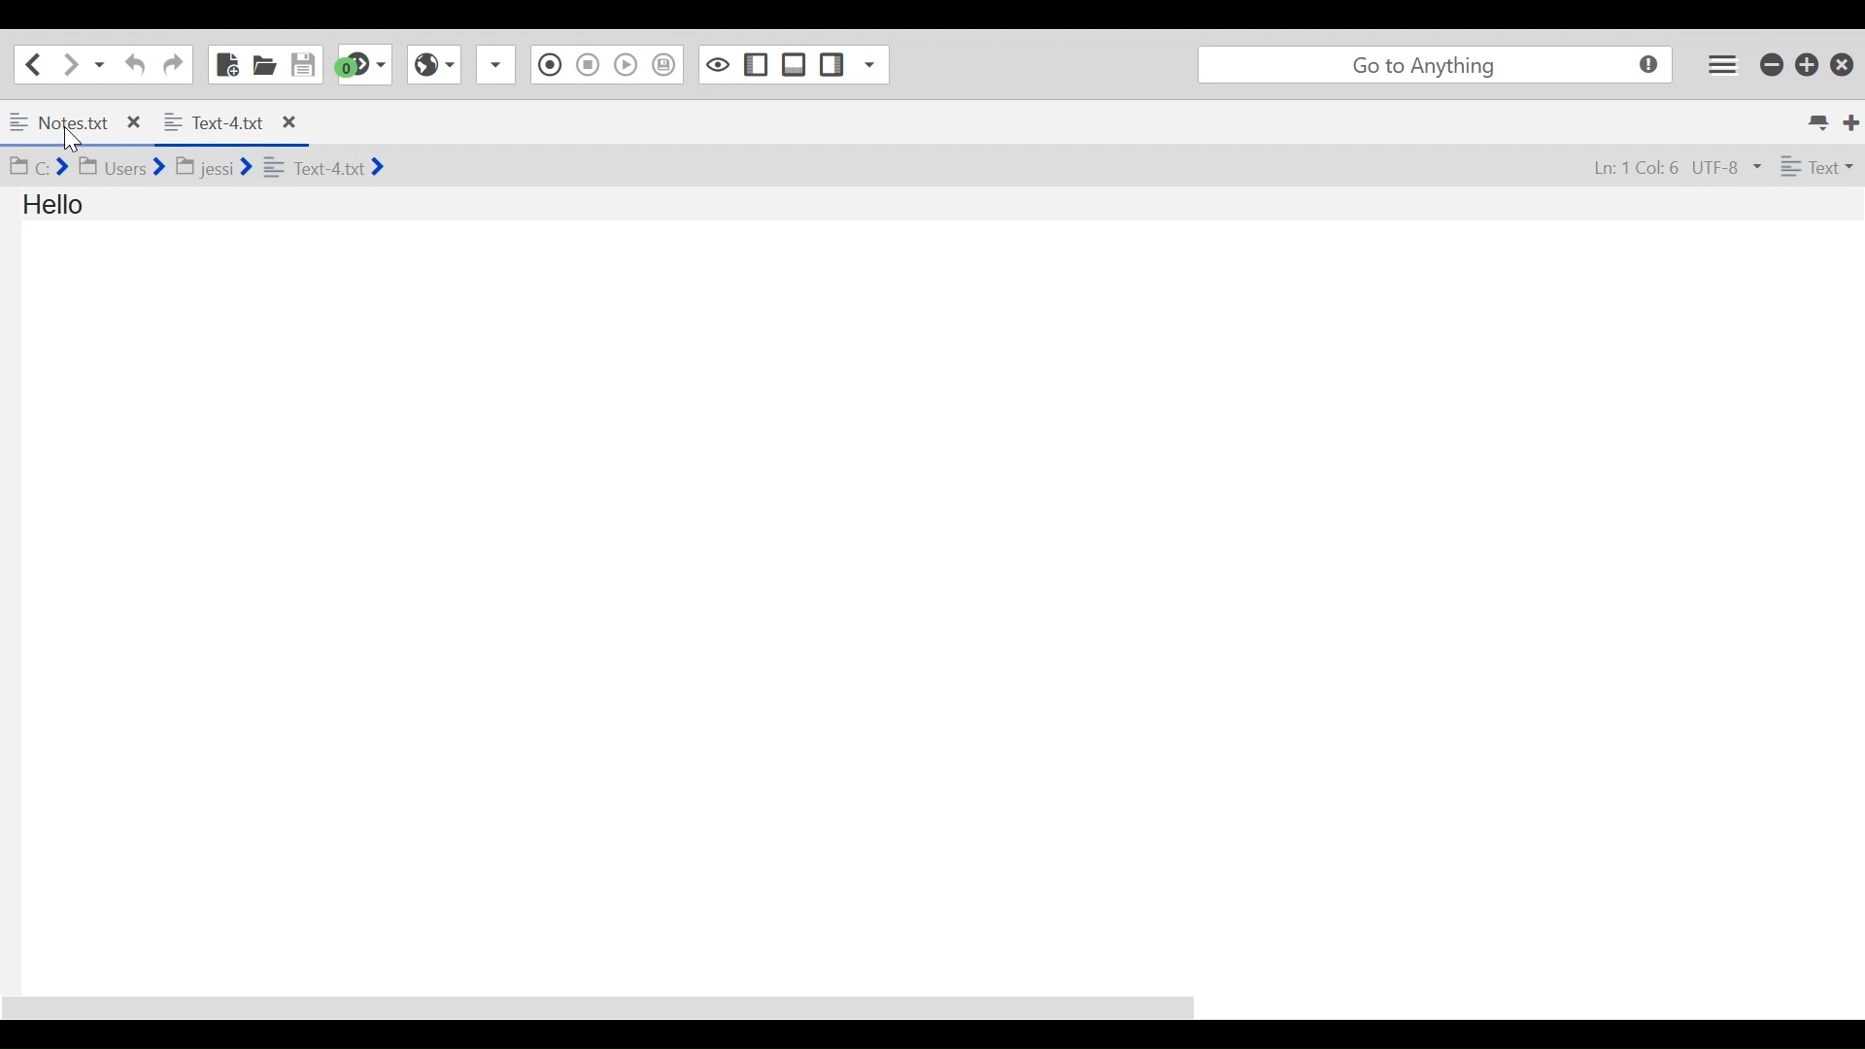 This screenshot has height=1049, width=1865. I want to click on Close, so click(1841, 63).